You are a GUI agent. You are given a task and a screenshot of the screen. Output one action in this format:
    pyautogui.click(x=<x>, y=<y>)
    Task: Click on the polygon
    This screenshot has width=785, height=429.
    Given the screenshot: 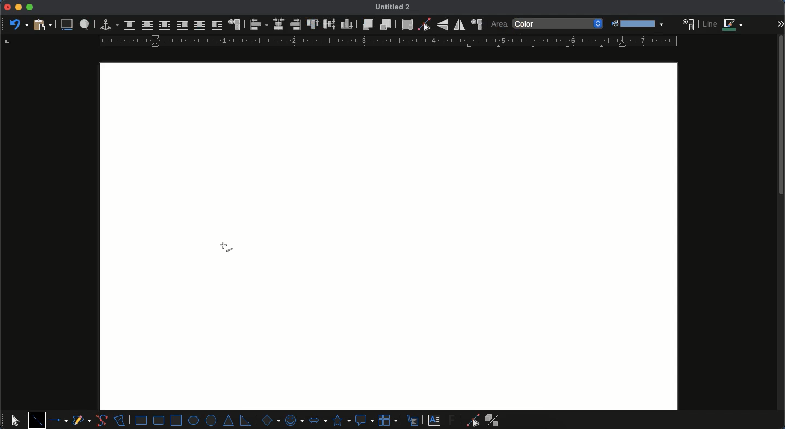 What is the action you would take?
    pyautogui.click(x=120, y=419)
    